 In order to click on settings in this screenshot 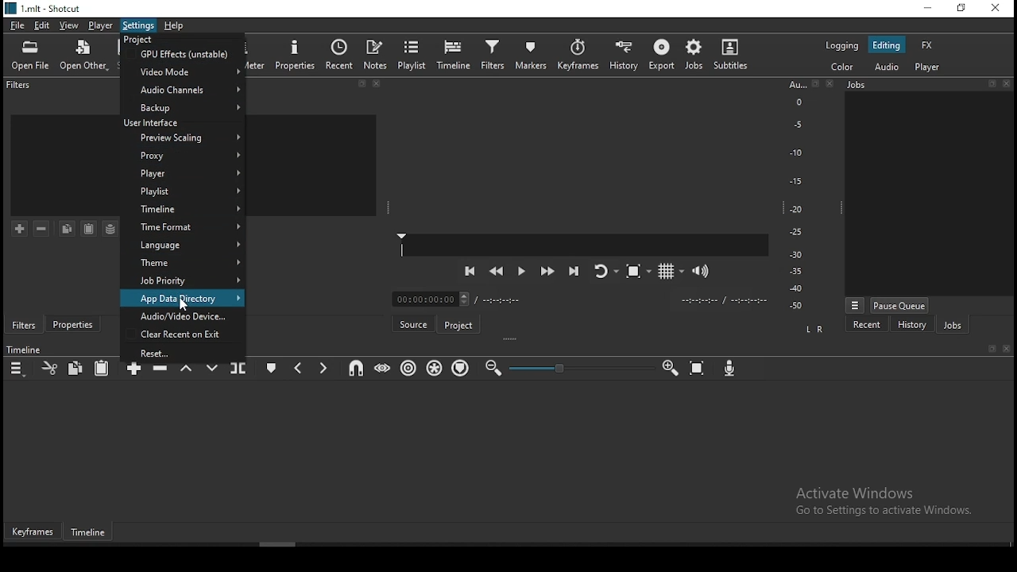, I will do `click(138, 27)`.